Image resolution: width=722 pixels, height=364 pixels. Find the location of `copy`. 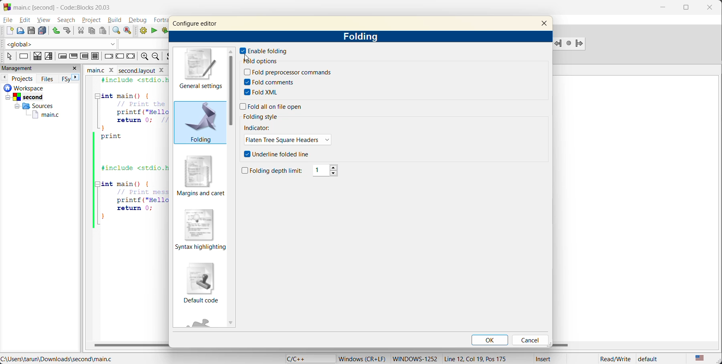

copy is located at coordinates (91, 30).